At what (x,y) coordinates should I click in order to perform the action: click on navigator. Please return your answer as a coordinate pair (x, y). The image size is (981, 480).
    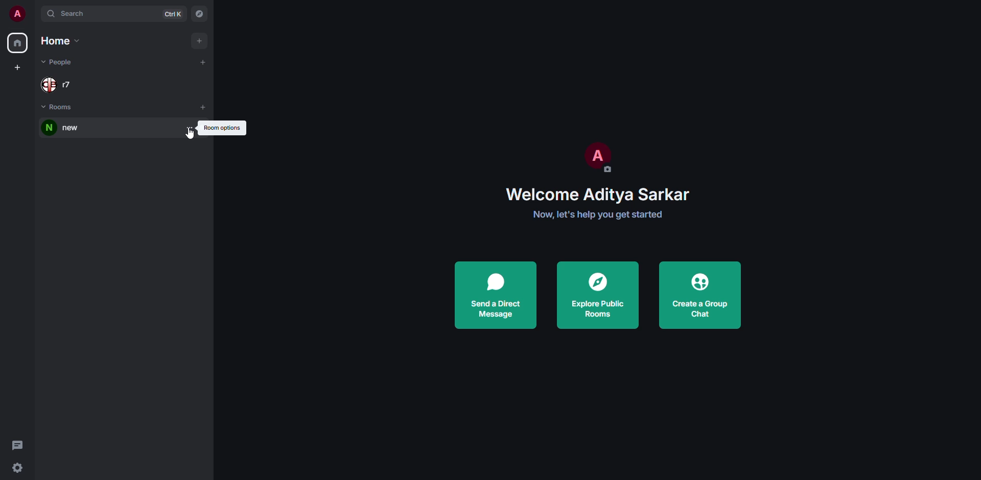
    Looking at the image, I should click on (198, 13).